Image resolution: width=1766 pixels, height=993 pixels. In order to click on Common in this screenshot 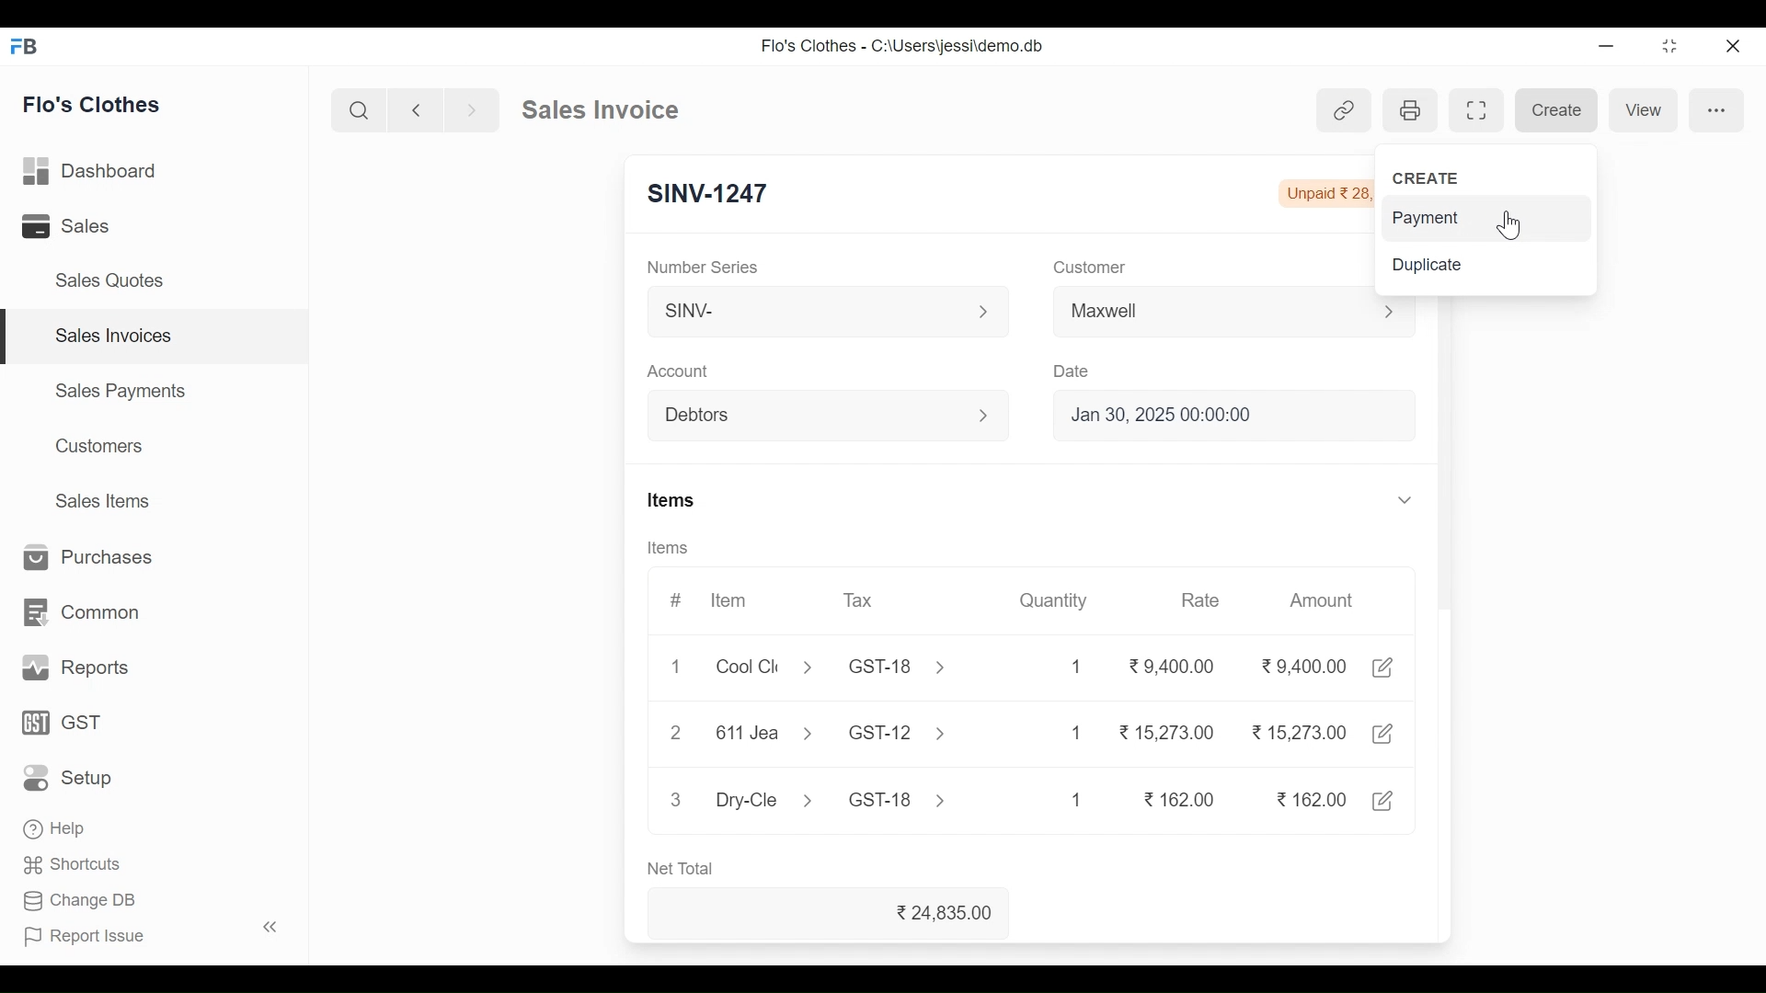, I will do `click(78, 613)`.